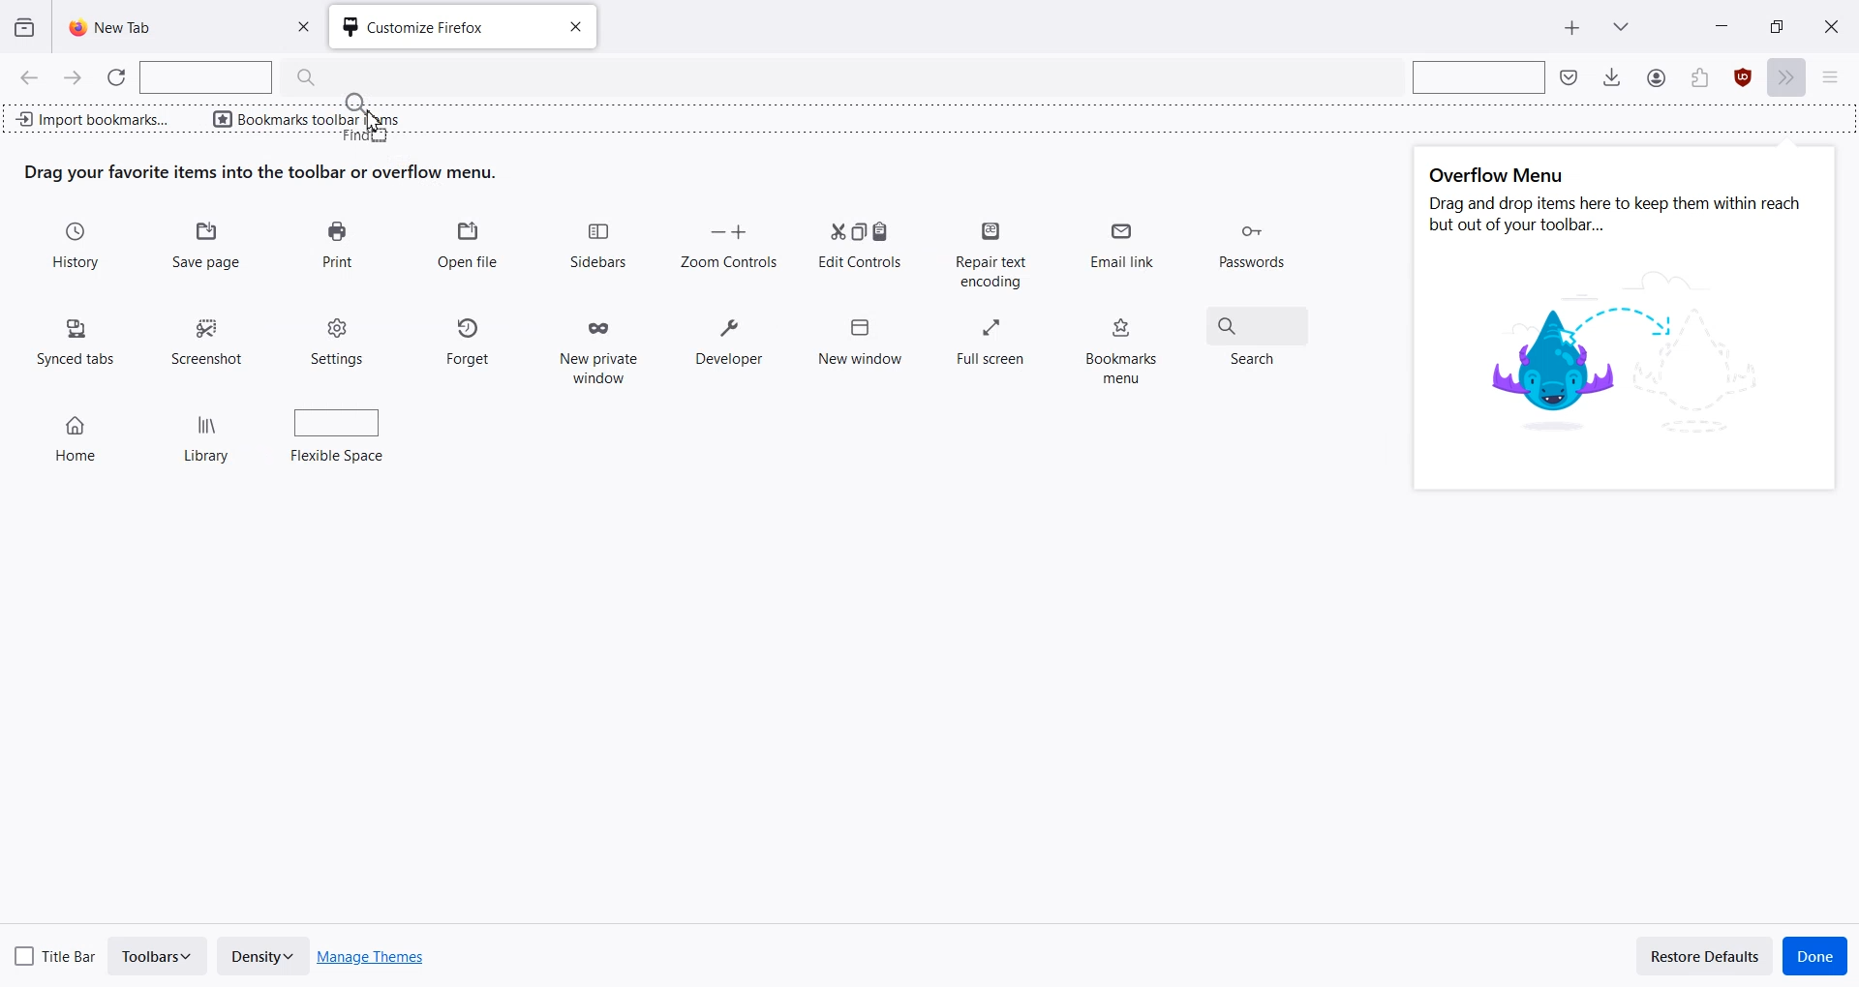 This screenshot has width=1859, height=987. Describe the element at coordinates (340, 340) in the screenshot. I see `Settings` at that location.